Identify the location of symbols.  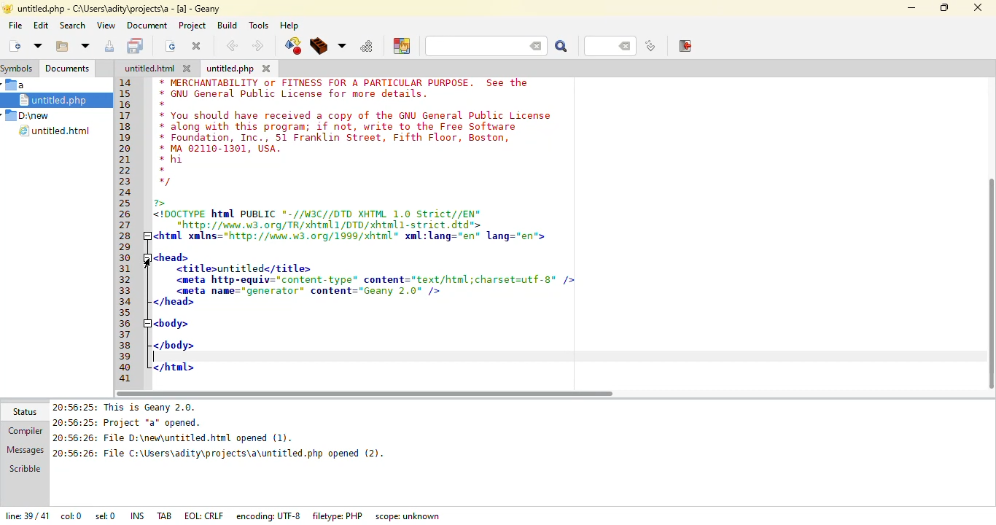
(17, 68).